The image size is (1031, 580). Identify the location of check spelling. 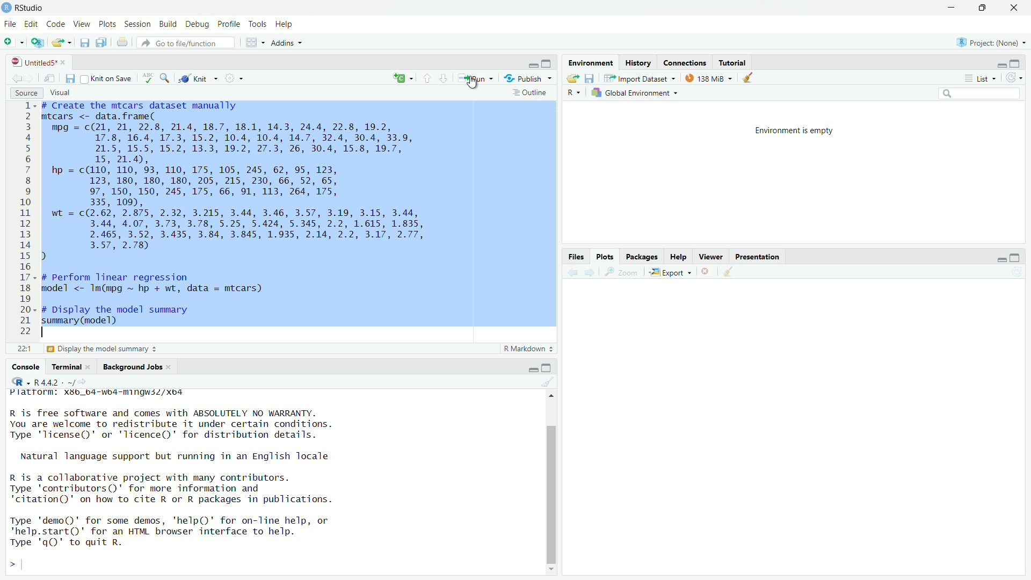
(147, 78).